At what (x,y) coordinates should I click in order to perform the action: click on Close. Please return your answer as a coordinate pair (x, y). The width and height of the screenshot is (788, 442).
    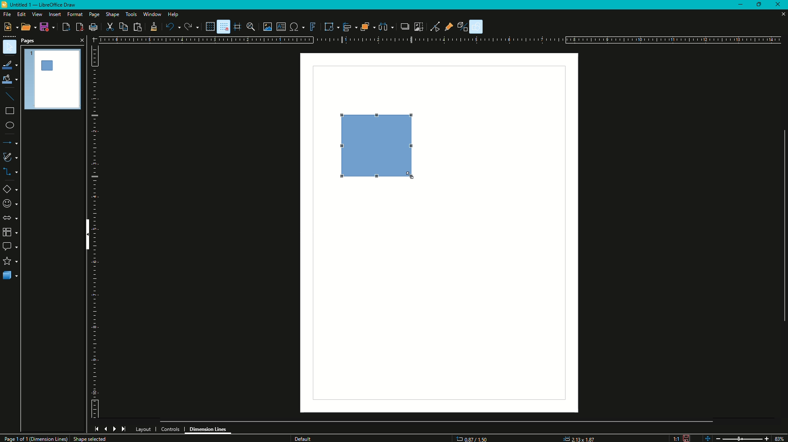
    Looking at the image, I should click on (81, 40).